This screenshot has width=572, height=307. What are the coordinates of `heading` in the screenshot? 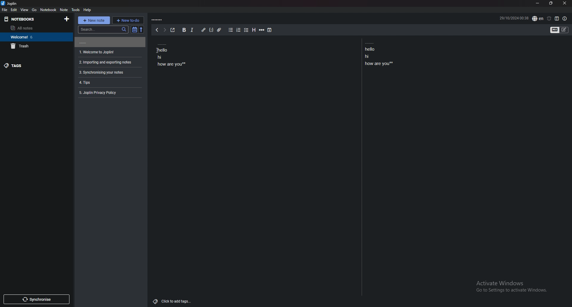 It's located at (254, 30).